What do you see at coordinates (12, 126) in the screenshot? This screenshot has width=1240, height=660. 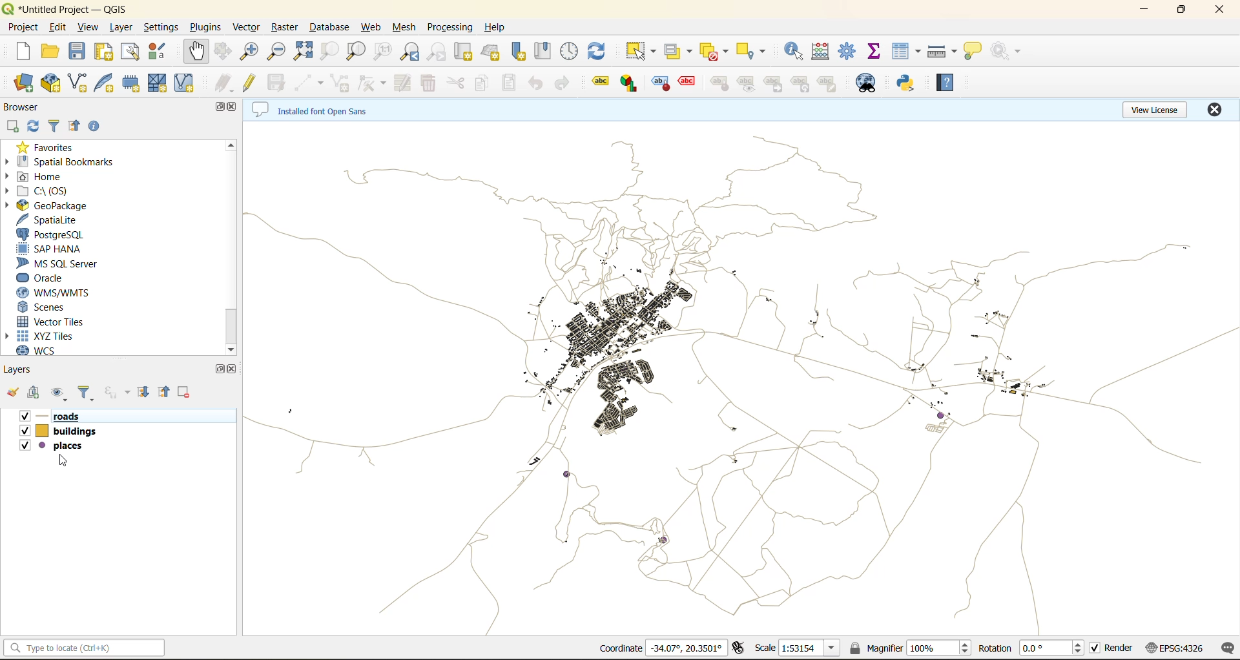 I see `add` at bounding box center [12, 126].